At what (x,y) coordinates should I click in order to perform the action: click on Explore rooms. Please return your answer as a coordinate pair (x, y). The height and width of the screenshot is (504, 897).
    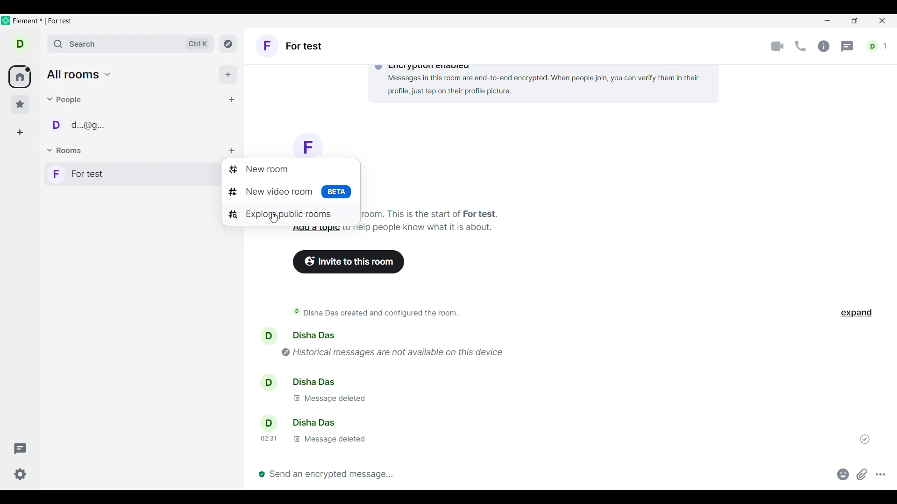
    Looking at the image, I should click on (228, 44).